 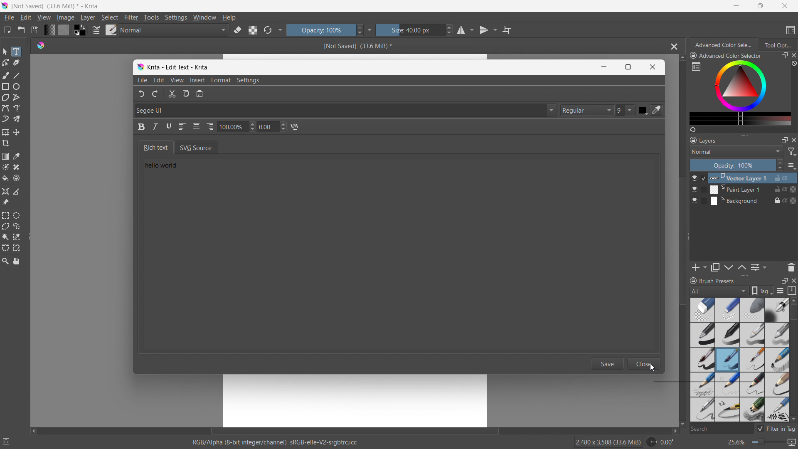 I want to click on small pin brush, so click(x=752, y=360).